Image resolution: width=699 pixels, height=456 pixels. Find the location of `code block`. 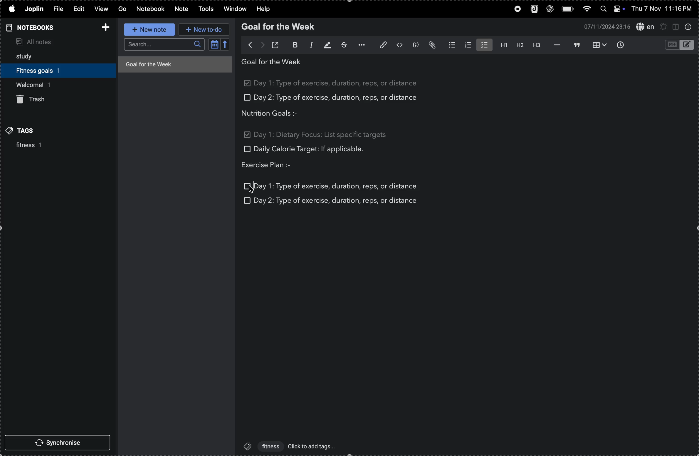

code block is located at coordinates (416, 45).